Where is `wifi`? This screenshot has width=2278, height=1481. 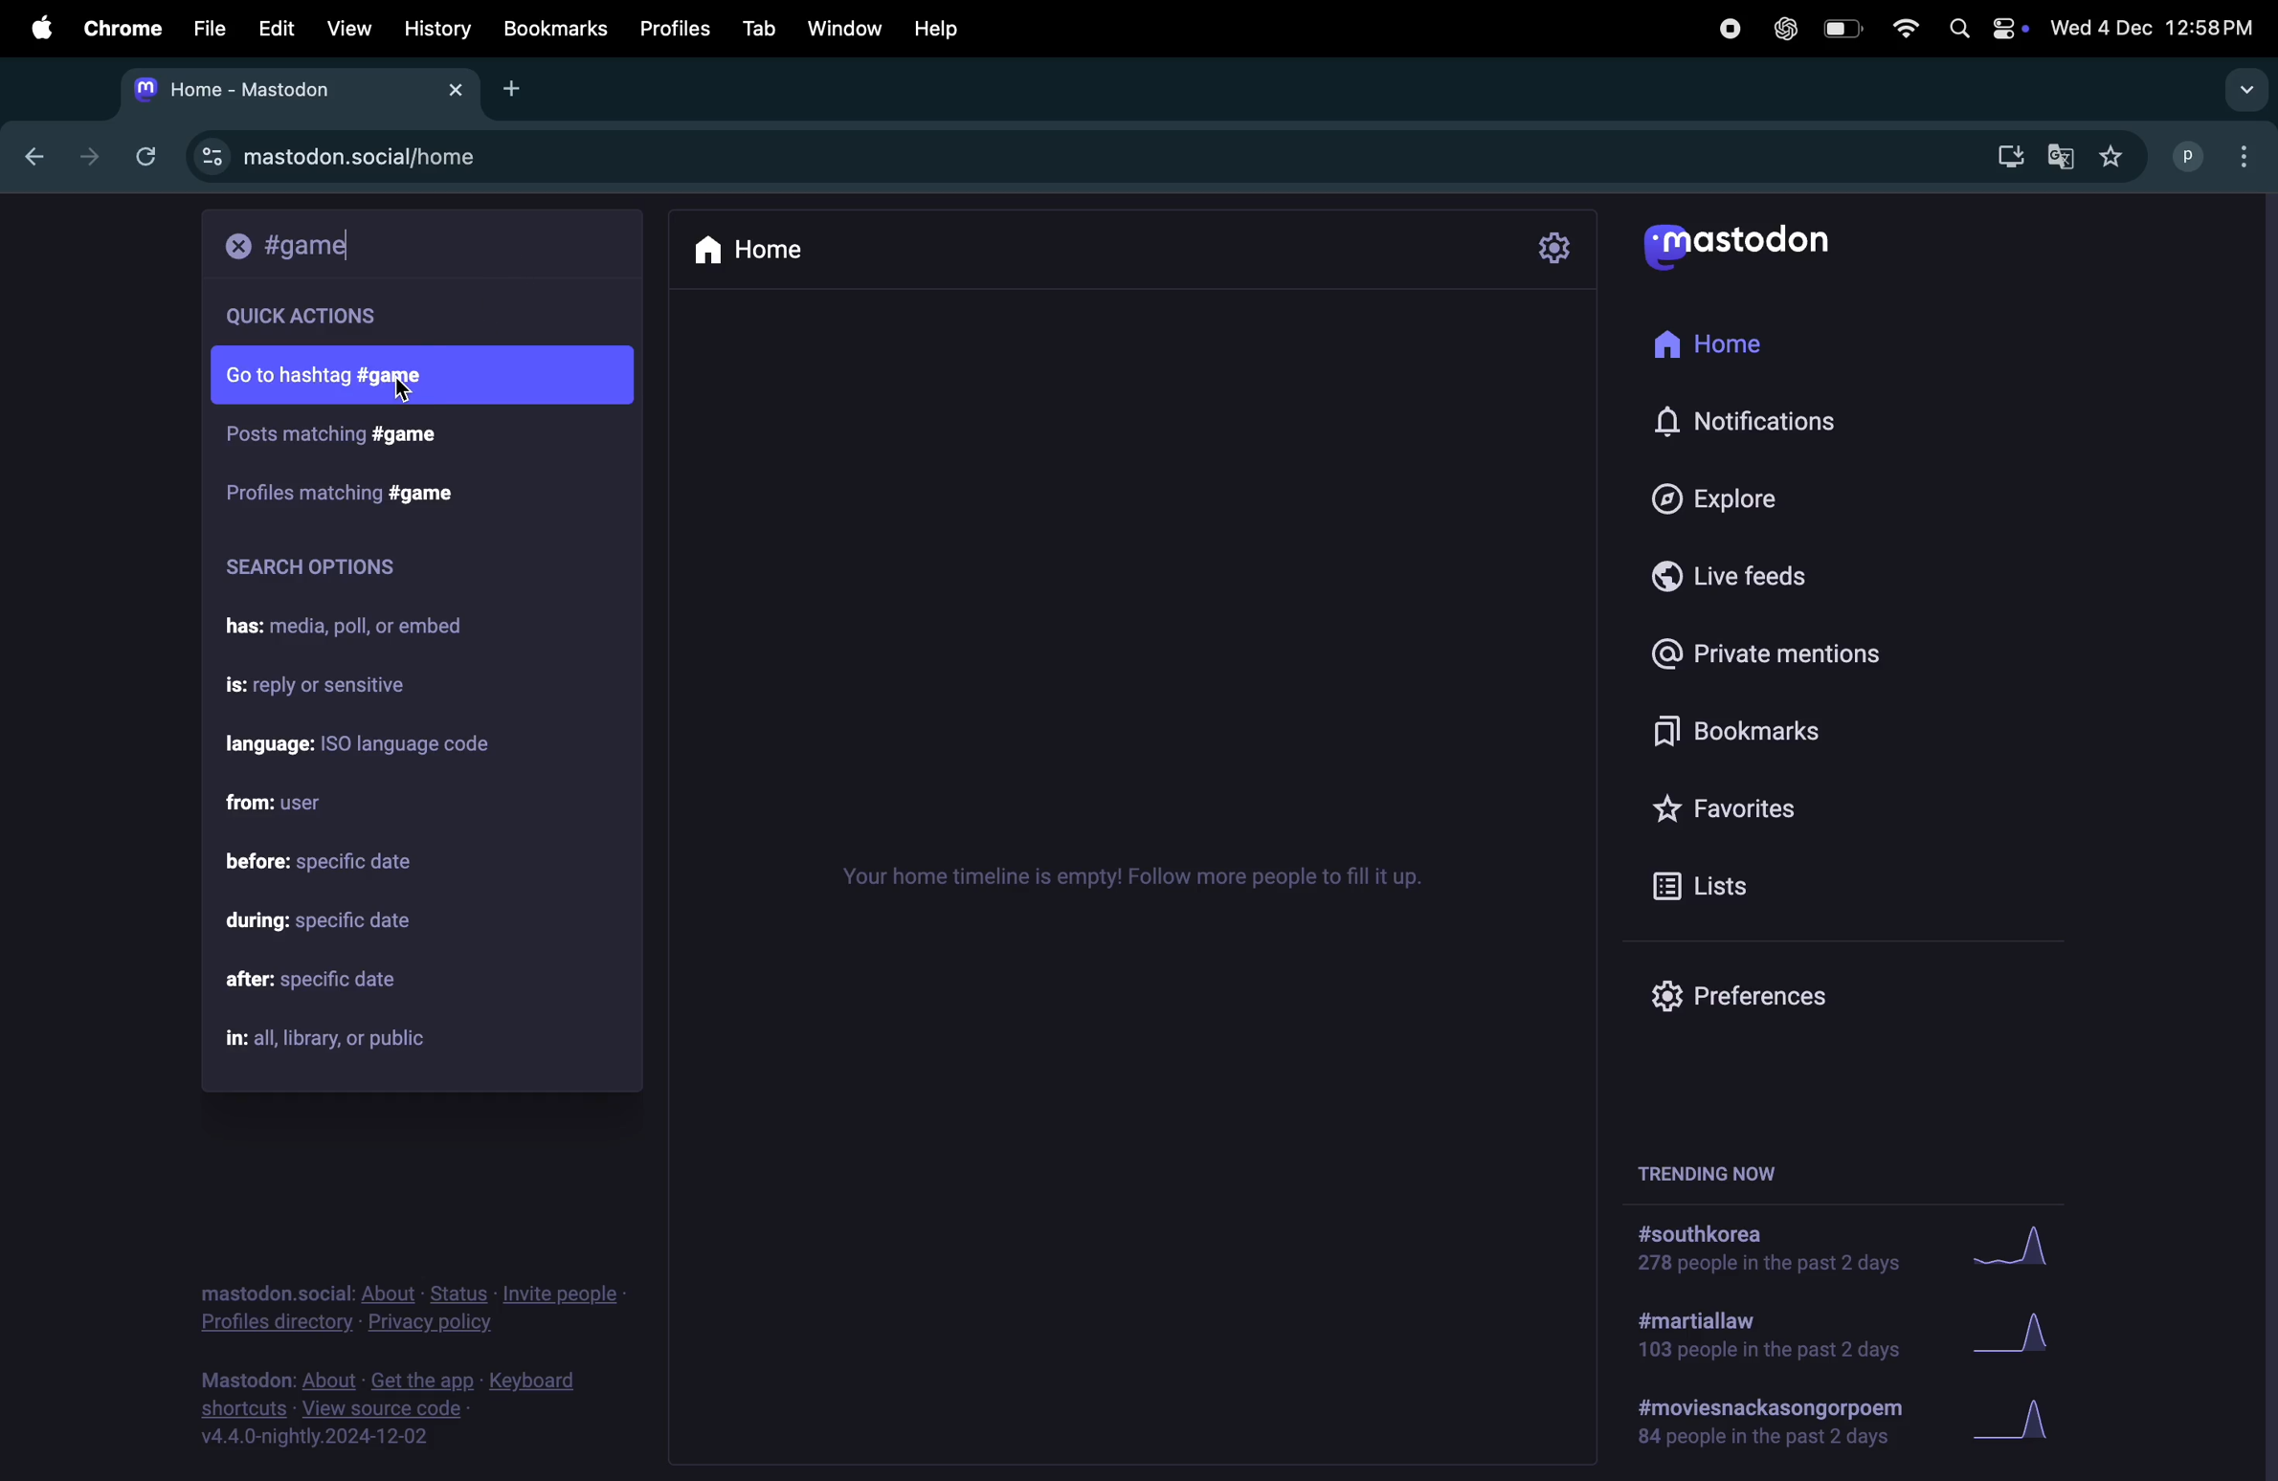 wifi is located at coordinates (1900, 27).